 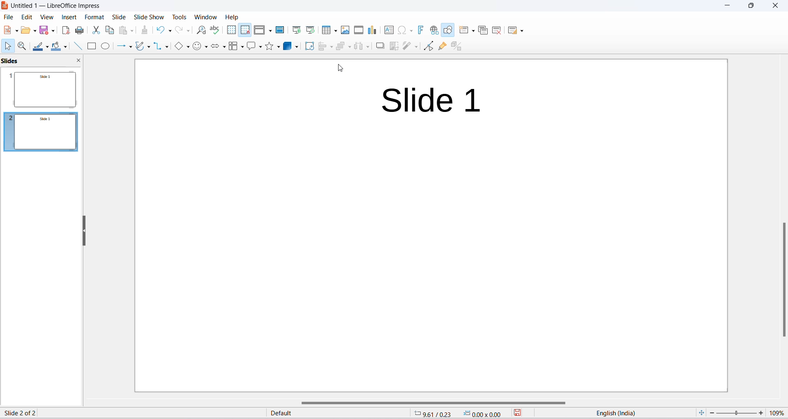 I want to click on Symbol shapes, so click(x=200, y=47).